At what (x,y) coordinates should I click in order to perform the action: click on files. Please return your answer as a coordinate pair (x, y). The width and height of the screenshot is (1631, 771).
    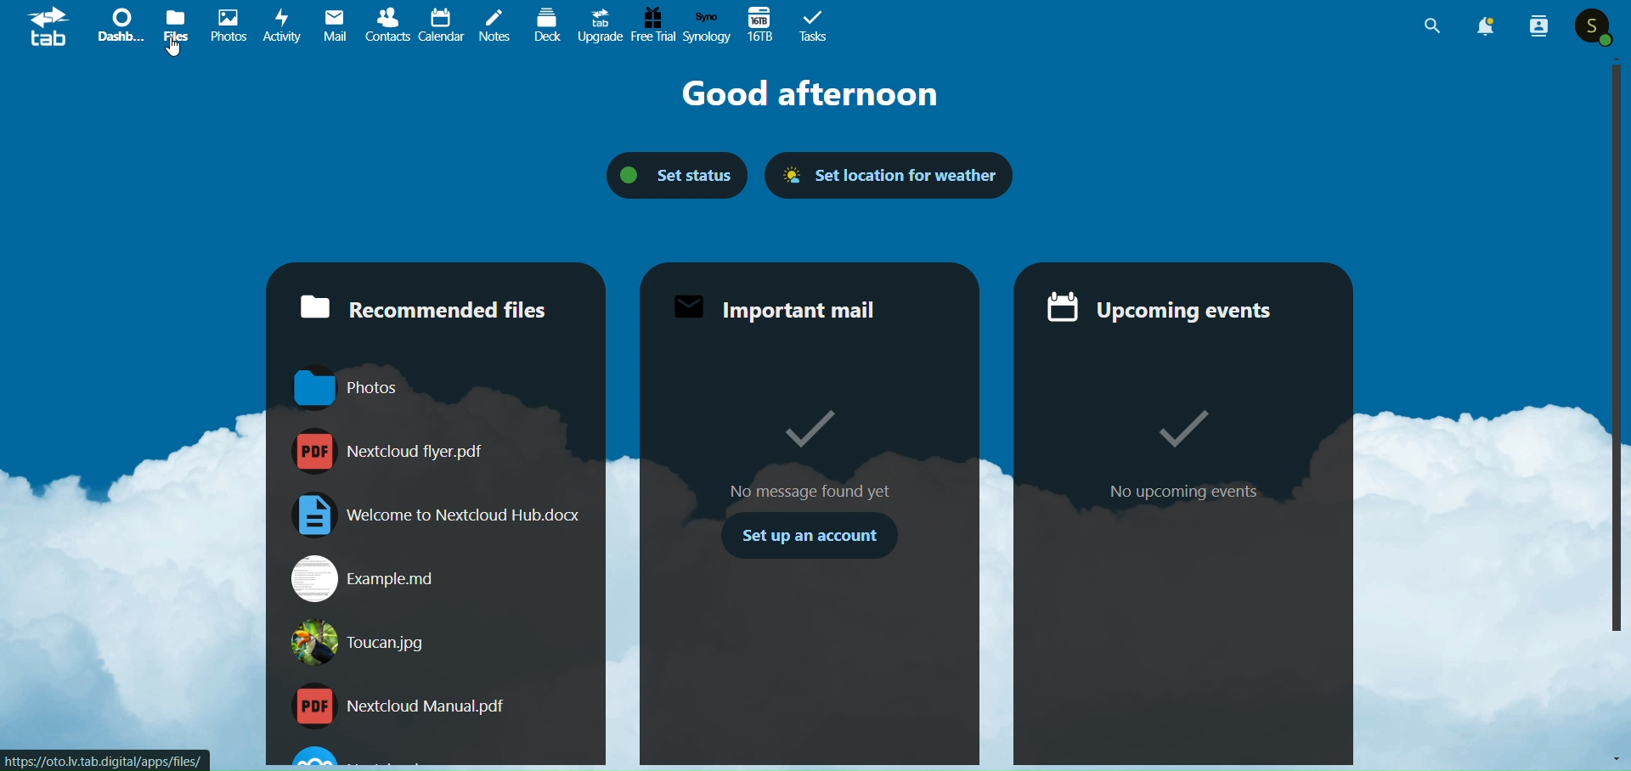
    Looking at the image, I should click on (178, 27).